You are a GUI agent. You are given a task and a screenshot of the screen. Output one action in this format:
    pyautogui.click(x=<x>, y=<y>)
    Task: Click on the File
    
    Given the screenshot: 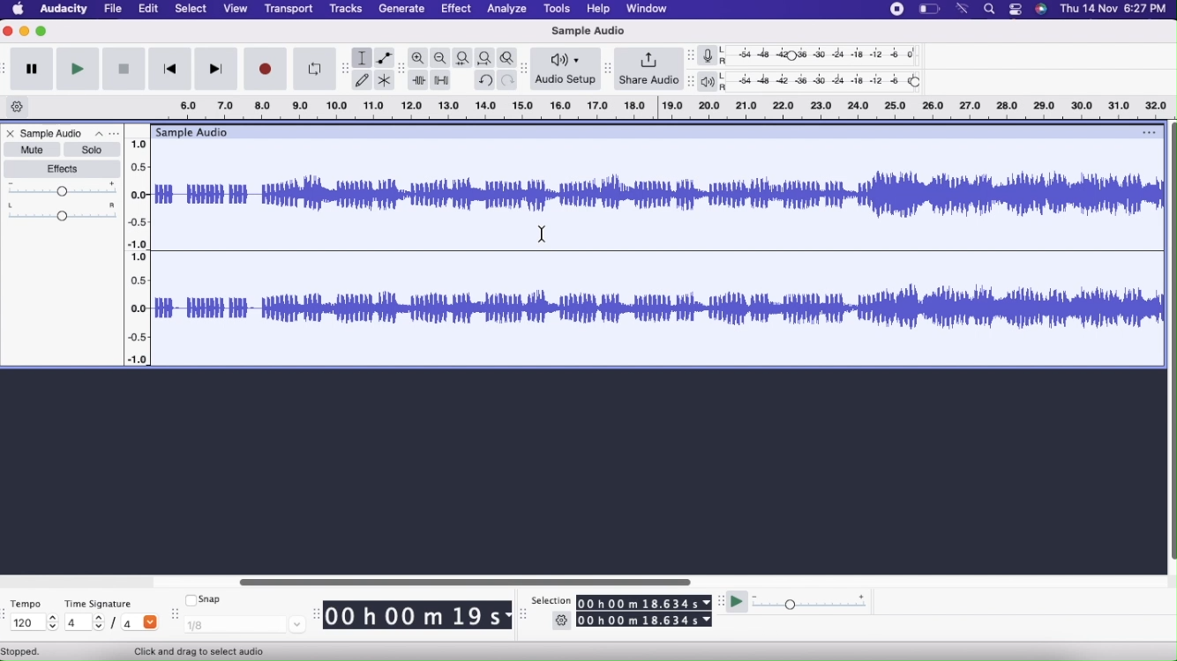 What is the action you would take?
    pyautogui.click(x=116, y=10)
    